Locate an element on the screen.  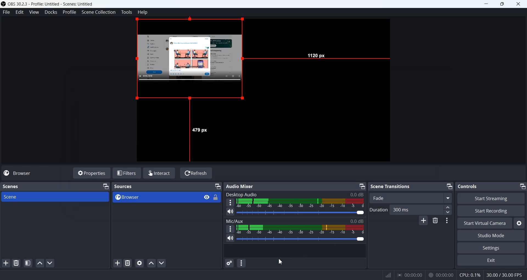
Desktop Audio 0.0 dB is located at coordinates (295, 194).